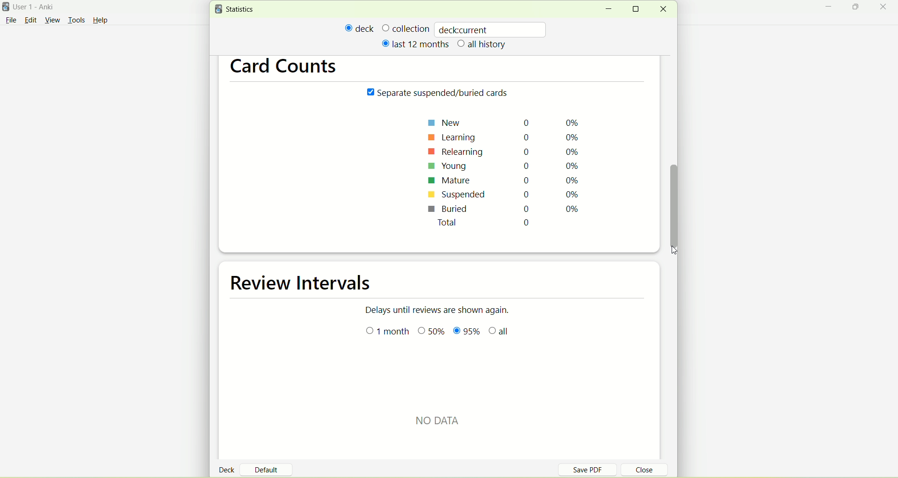  What do you see at coordinates (507, 136) in the screenshot?
I see `learning 0 0%` at bounding box center [507, 136].